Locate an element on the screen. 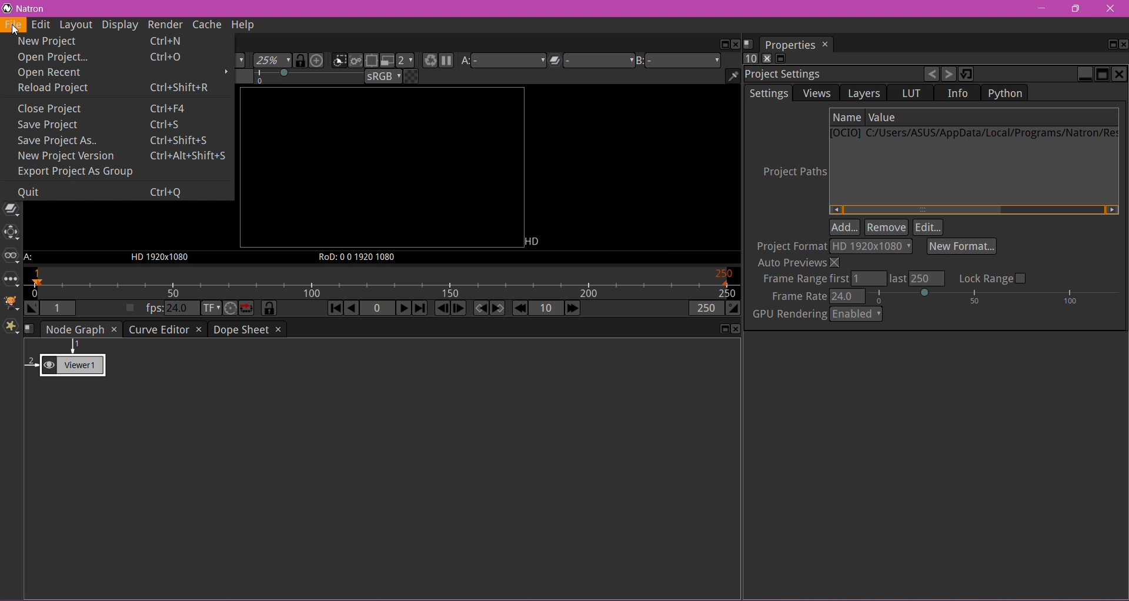  Quit is located at coordinates (103, 192).